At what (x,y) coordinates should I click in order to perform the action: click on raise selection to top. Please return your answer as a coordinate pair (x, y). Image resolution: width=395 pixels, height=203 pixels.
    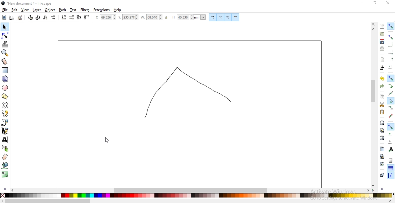
    Looking at the image, I should click on (87, 17).